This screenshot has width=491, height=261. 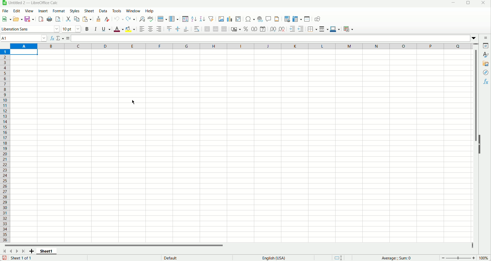 I want to click on Scroll to last sheet, so click(x=25, y=251).